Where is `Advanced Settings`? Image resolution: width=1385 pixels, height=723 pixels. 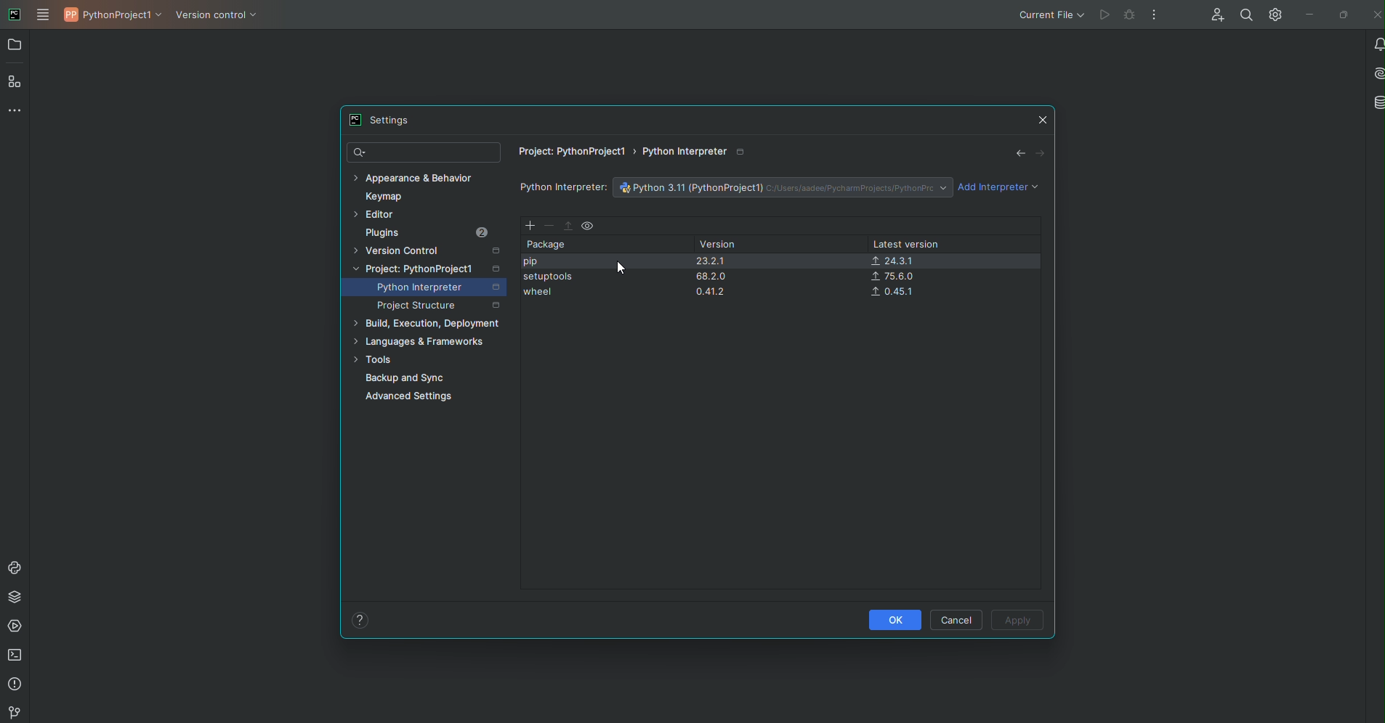 Advanced Settings is located at coordinates (415, 399).